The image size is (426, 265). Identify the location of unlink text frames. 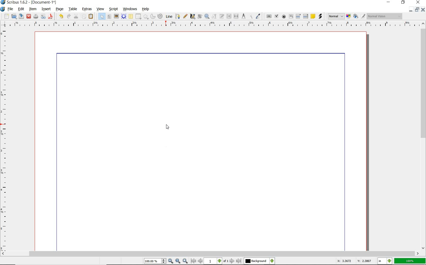
(236, 16).